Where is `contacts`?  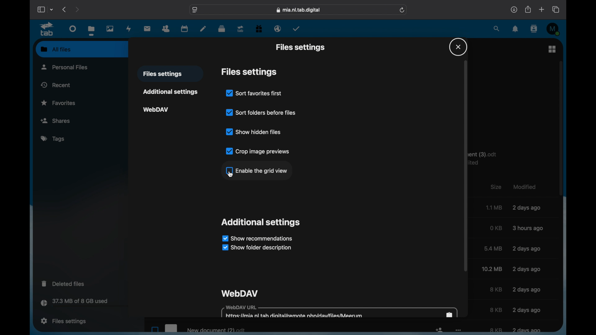
contacts is located at coordinates (535, 29).